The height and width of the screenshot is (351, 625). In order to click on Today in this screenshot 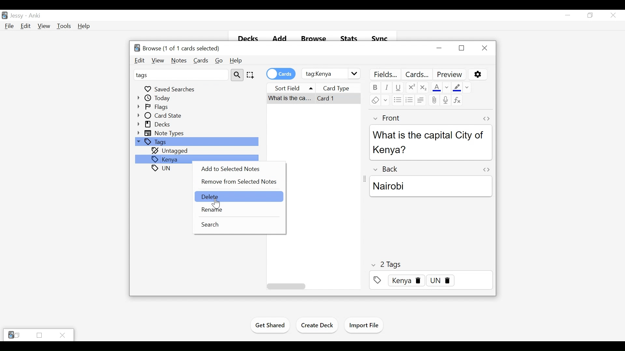, I will do `click(155, 98)`.